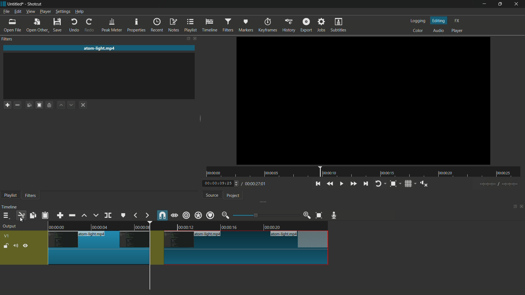 This screenshot has height=295, width=525. I want to click on video in timeline, so click(188, 225).